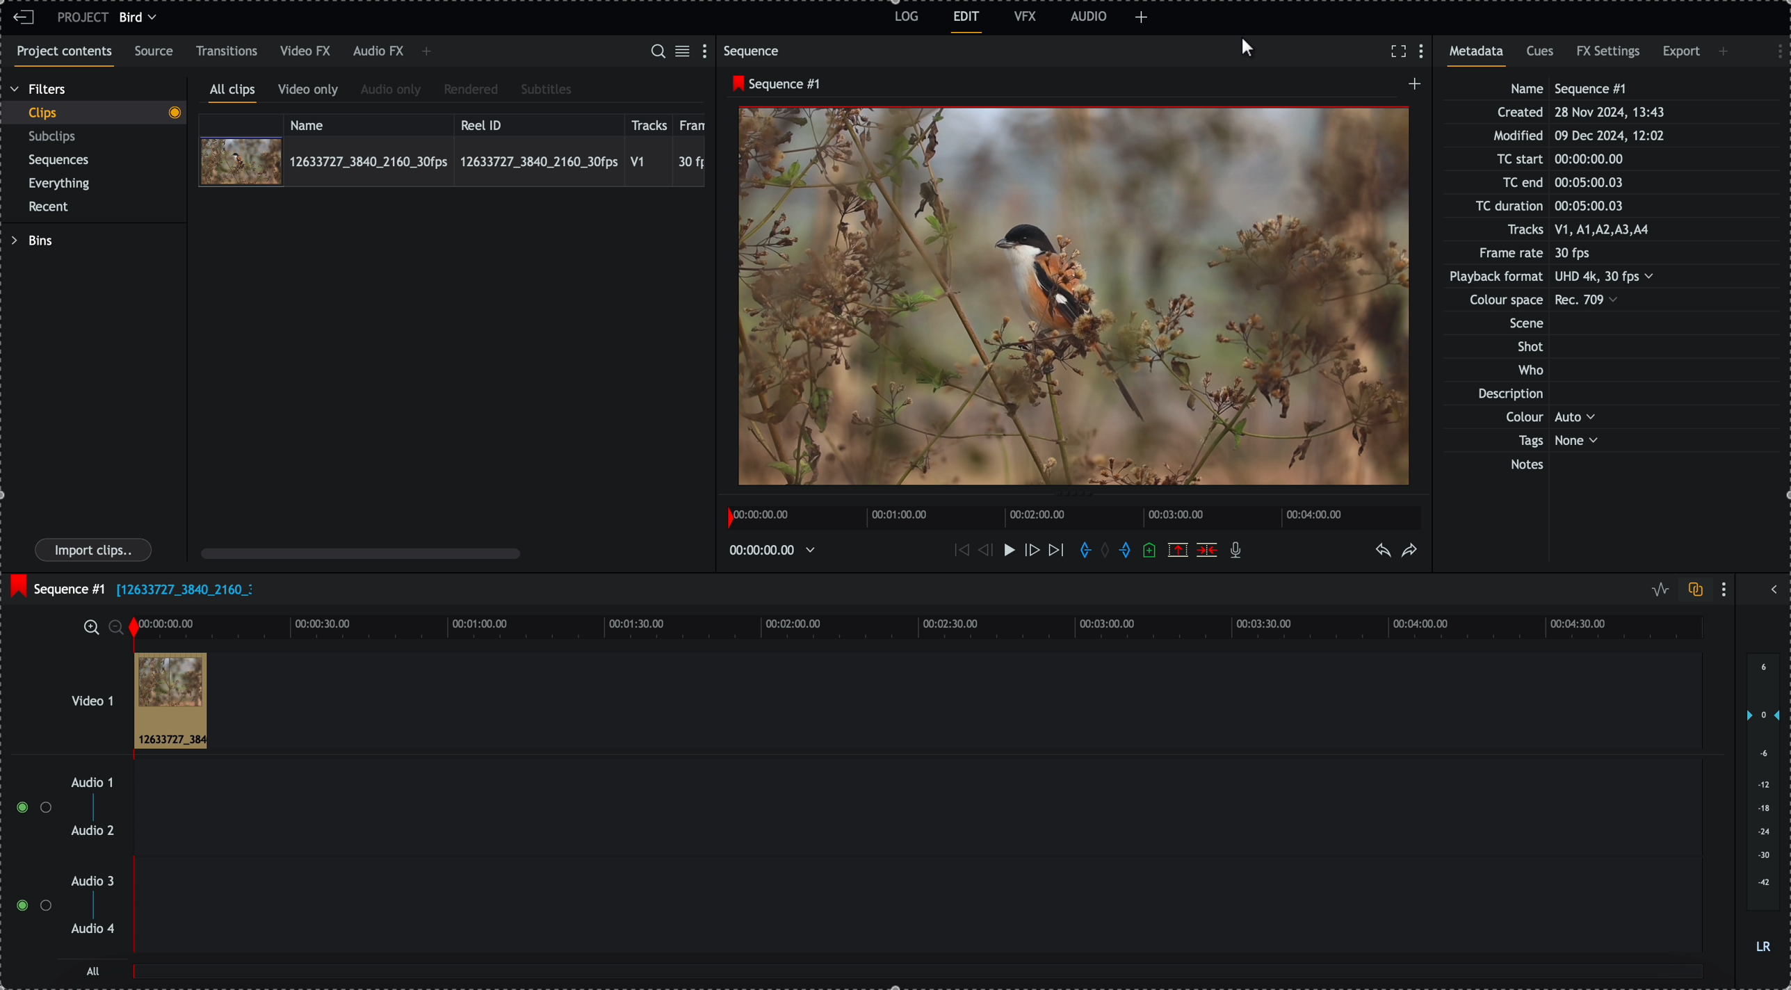 Image resolution: width=1791 pixels, height=990 pixels. What do you see at coordinates (657, 52) in the screenshot?
I see `search for assets or bins` at bounding box center [657, 52].